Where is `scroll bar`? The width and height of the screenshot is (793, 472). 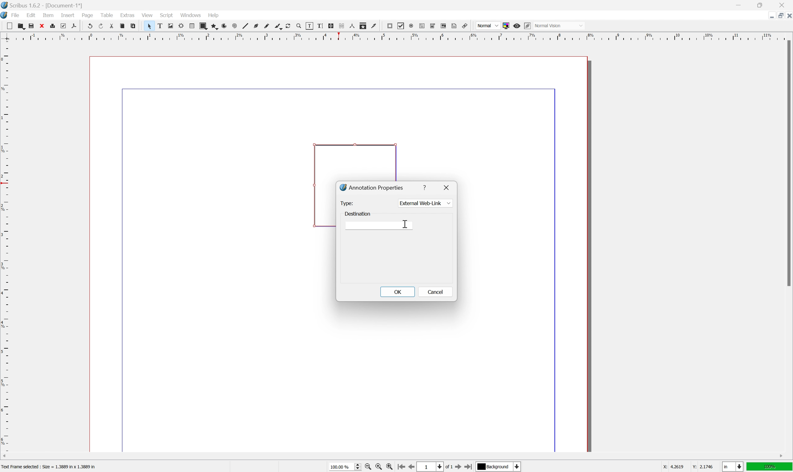 scroll bar is located at coordinates (788, 163).